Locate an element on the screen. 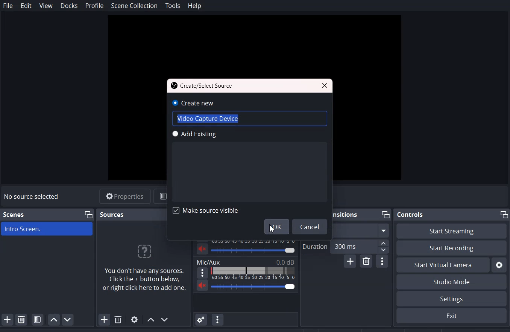 This screenshot has width=510, height=332. Scene Collection is located at coordinates (135, 6).